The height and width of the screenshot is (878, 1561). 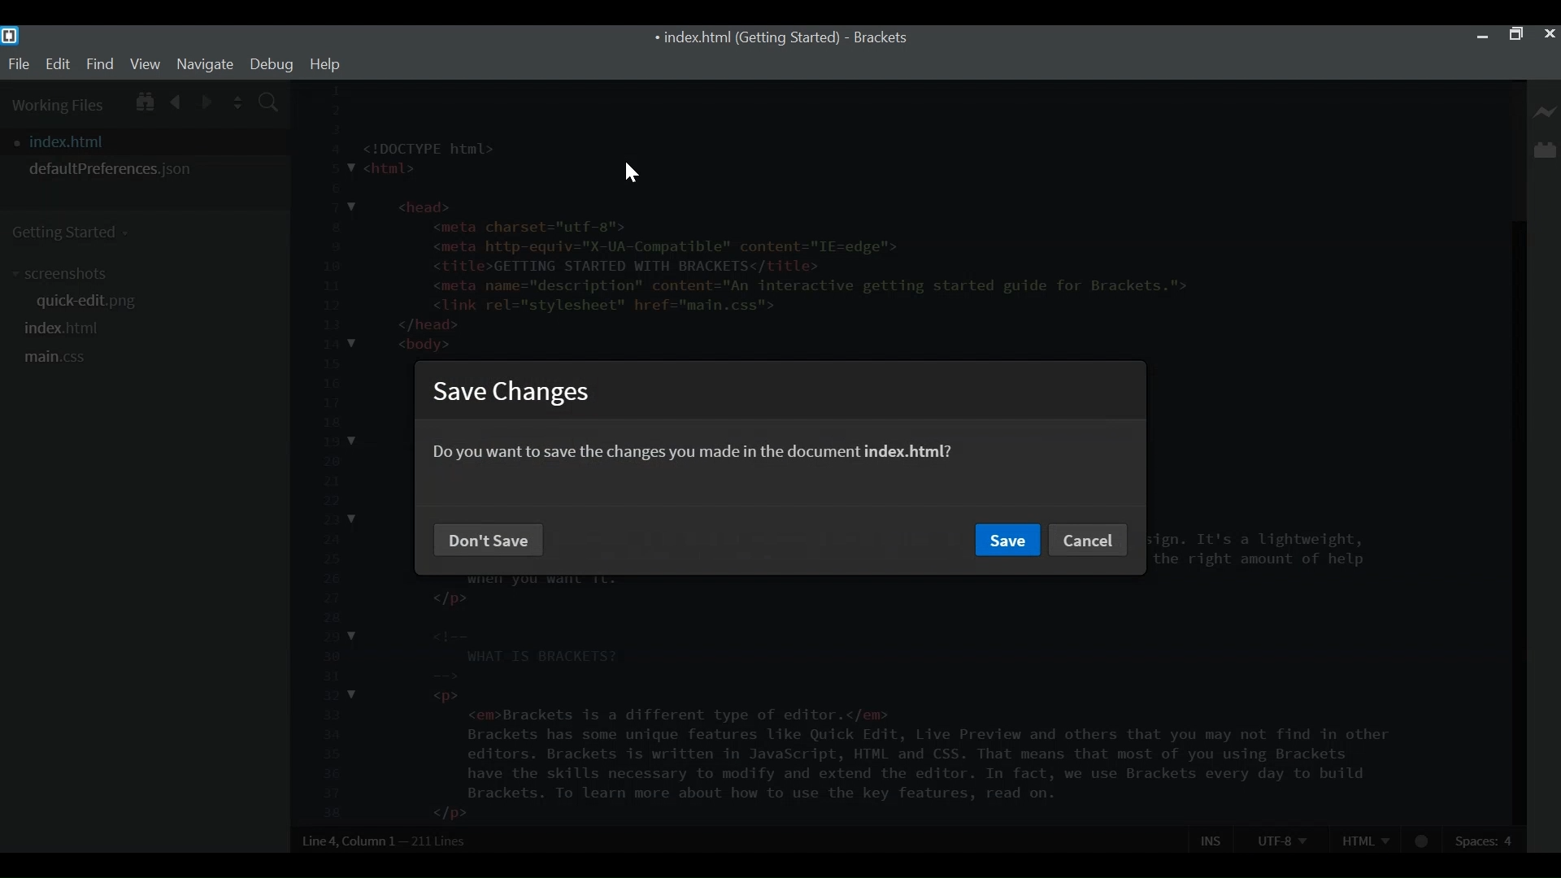 What do you see at coordinates (204, 63) in the screenshot?
I see `Navigate` at bounding box center [204, 63].